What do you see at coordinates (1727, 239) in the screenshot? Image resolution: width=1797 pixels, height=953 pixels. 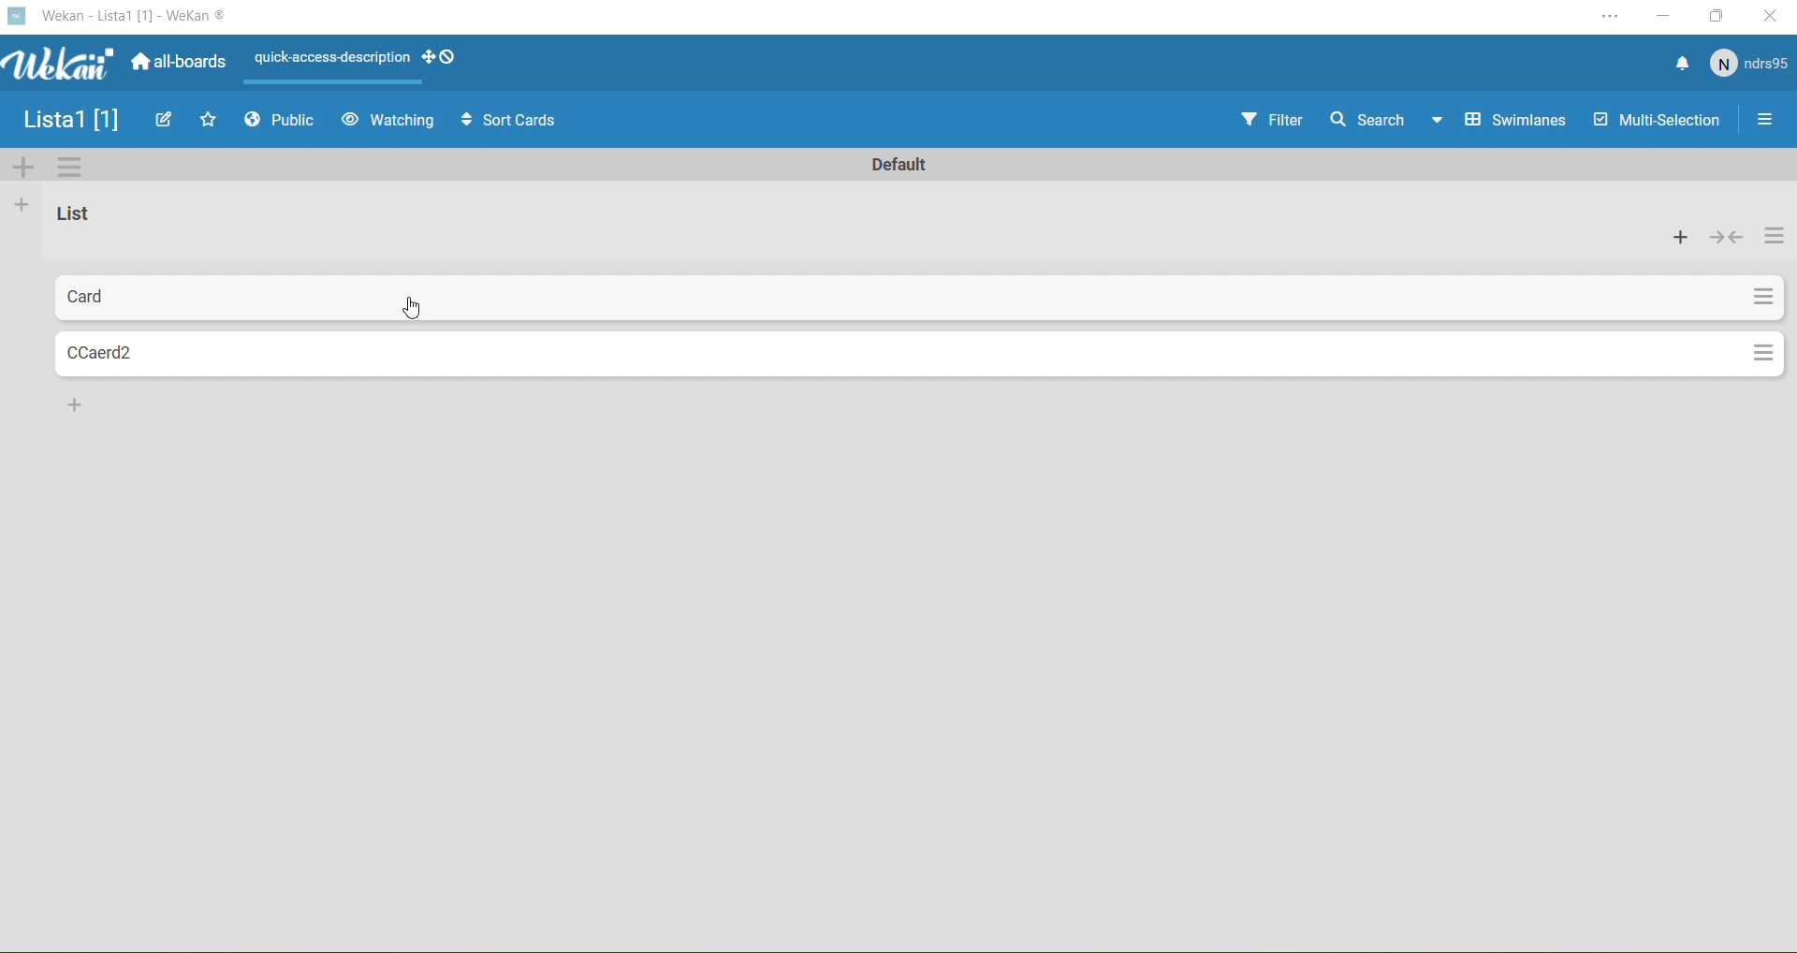 I see `collapse` at bounding box center [1727, 239].